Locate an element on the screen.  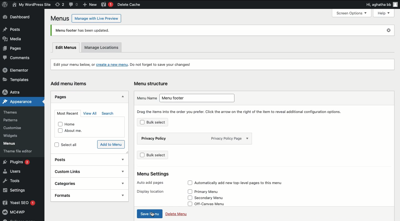
Bulk select is located at coordinates (162, 123).